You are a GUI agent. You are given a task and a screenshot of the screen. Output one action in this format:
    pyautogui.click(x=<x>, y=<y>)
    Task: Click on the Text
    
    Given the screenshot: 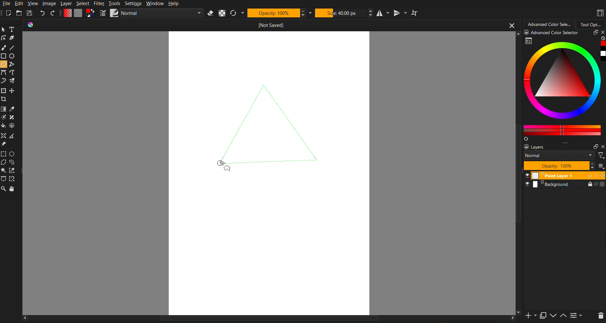 What is the action you would take?
    pyautogui.click(x=14, y=30)
    